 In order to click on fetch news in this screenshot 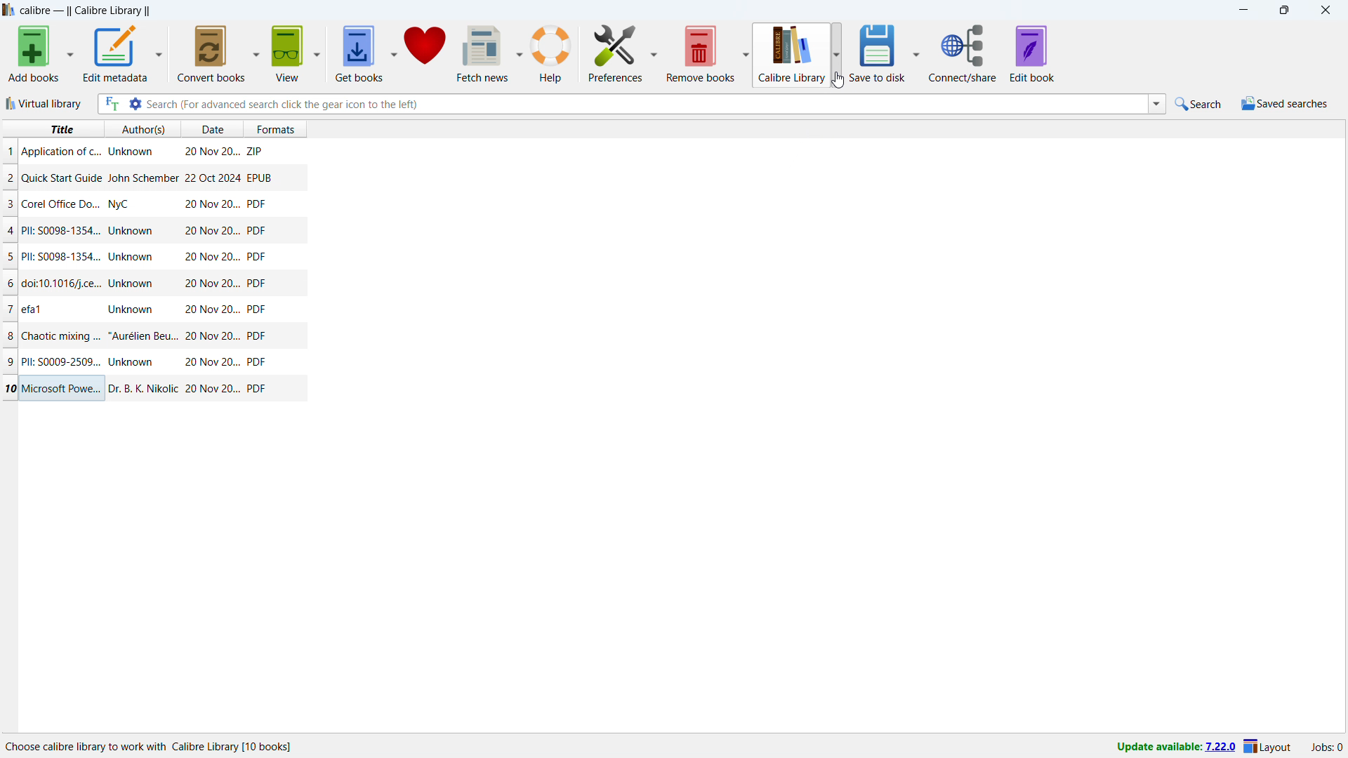, I will do `click(484, 53)`.